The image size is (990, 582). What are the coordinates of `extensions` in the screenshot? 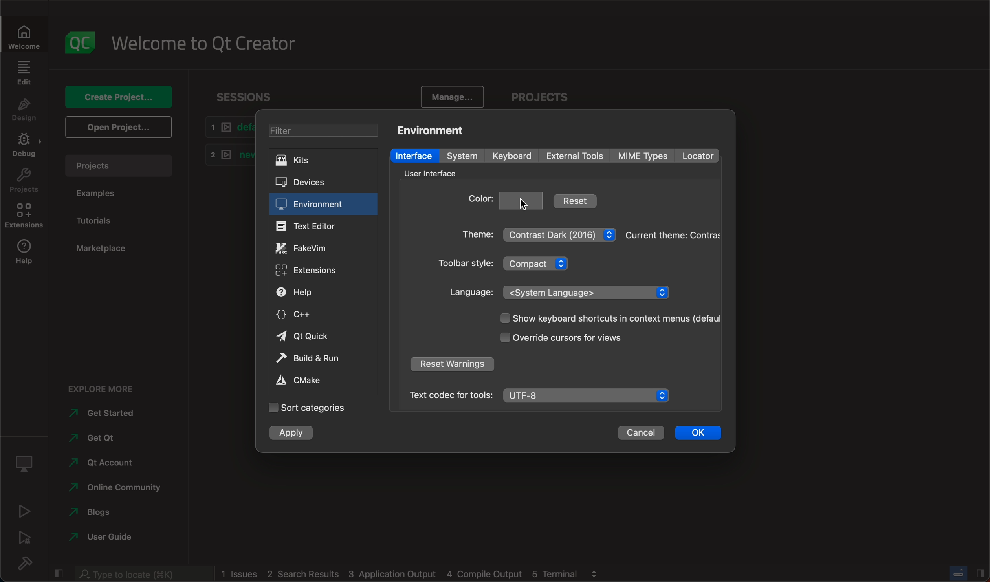 It's located at (26, 218).